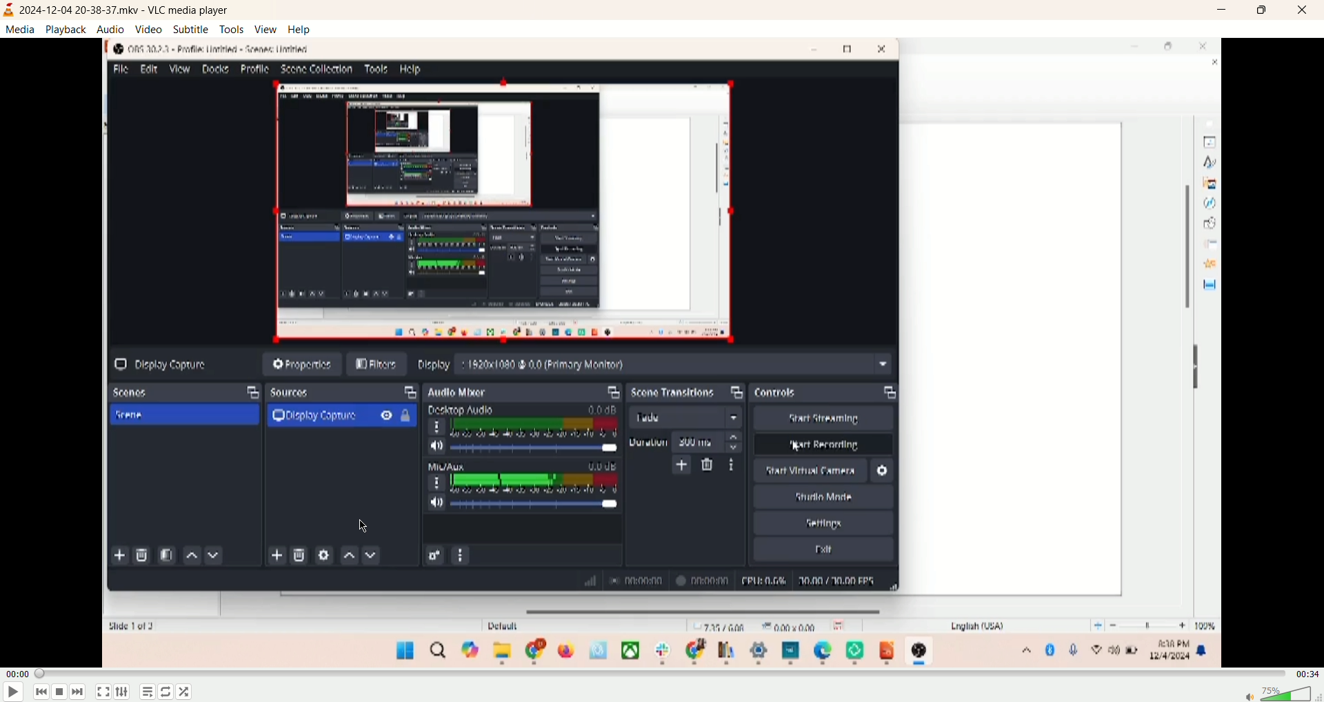 This screenshot has height=702, width=1324. What do you see at coordinates (124, 692) in the screenshot?
I see `extended playlist` at bounding box center [124, 692].